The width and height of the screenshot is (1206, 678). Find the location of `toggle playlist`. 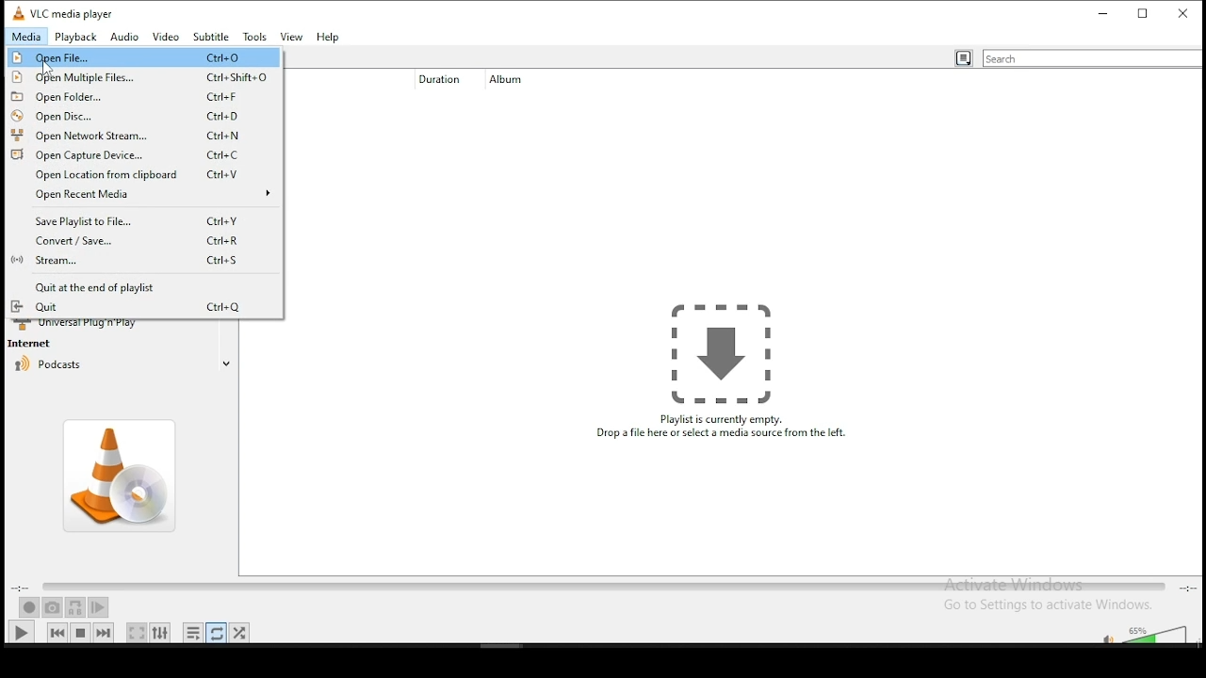

toggle playlist is located at coordinates (192, 633).